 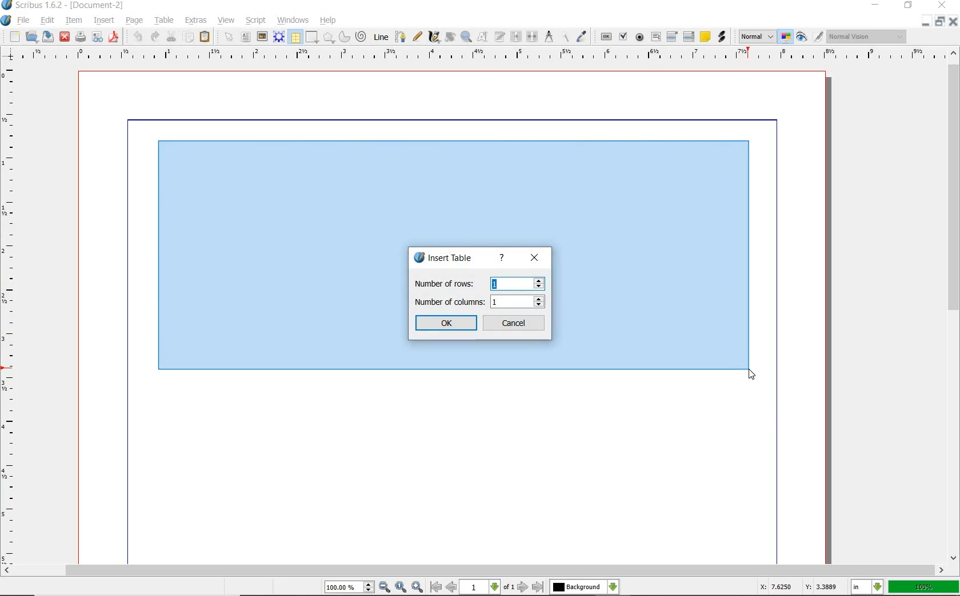 What do you see at coordinates (487, 587) in the screenshot?
I see `select current page` at bounding box center [487, 587].